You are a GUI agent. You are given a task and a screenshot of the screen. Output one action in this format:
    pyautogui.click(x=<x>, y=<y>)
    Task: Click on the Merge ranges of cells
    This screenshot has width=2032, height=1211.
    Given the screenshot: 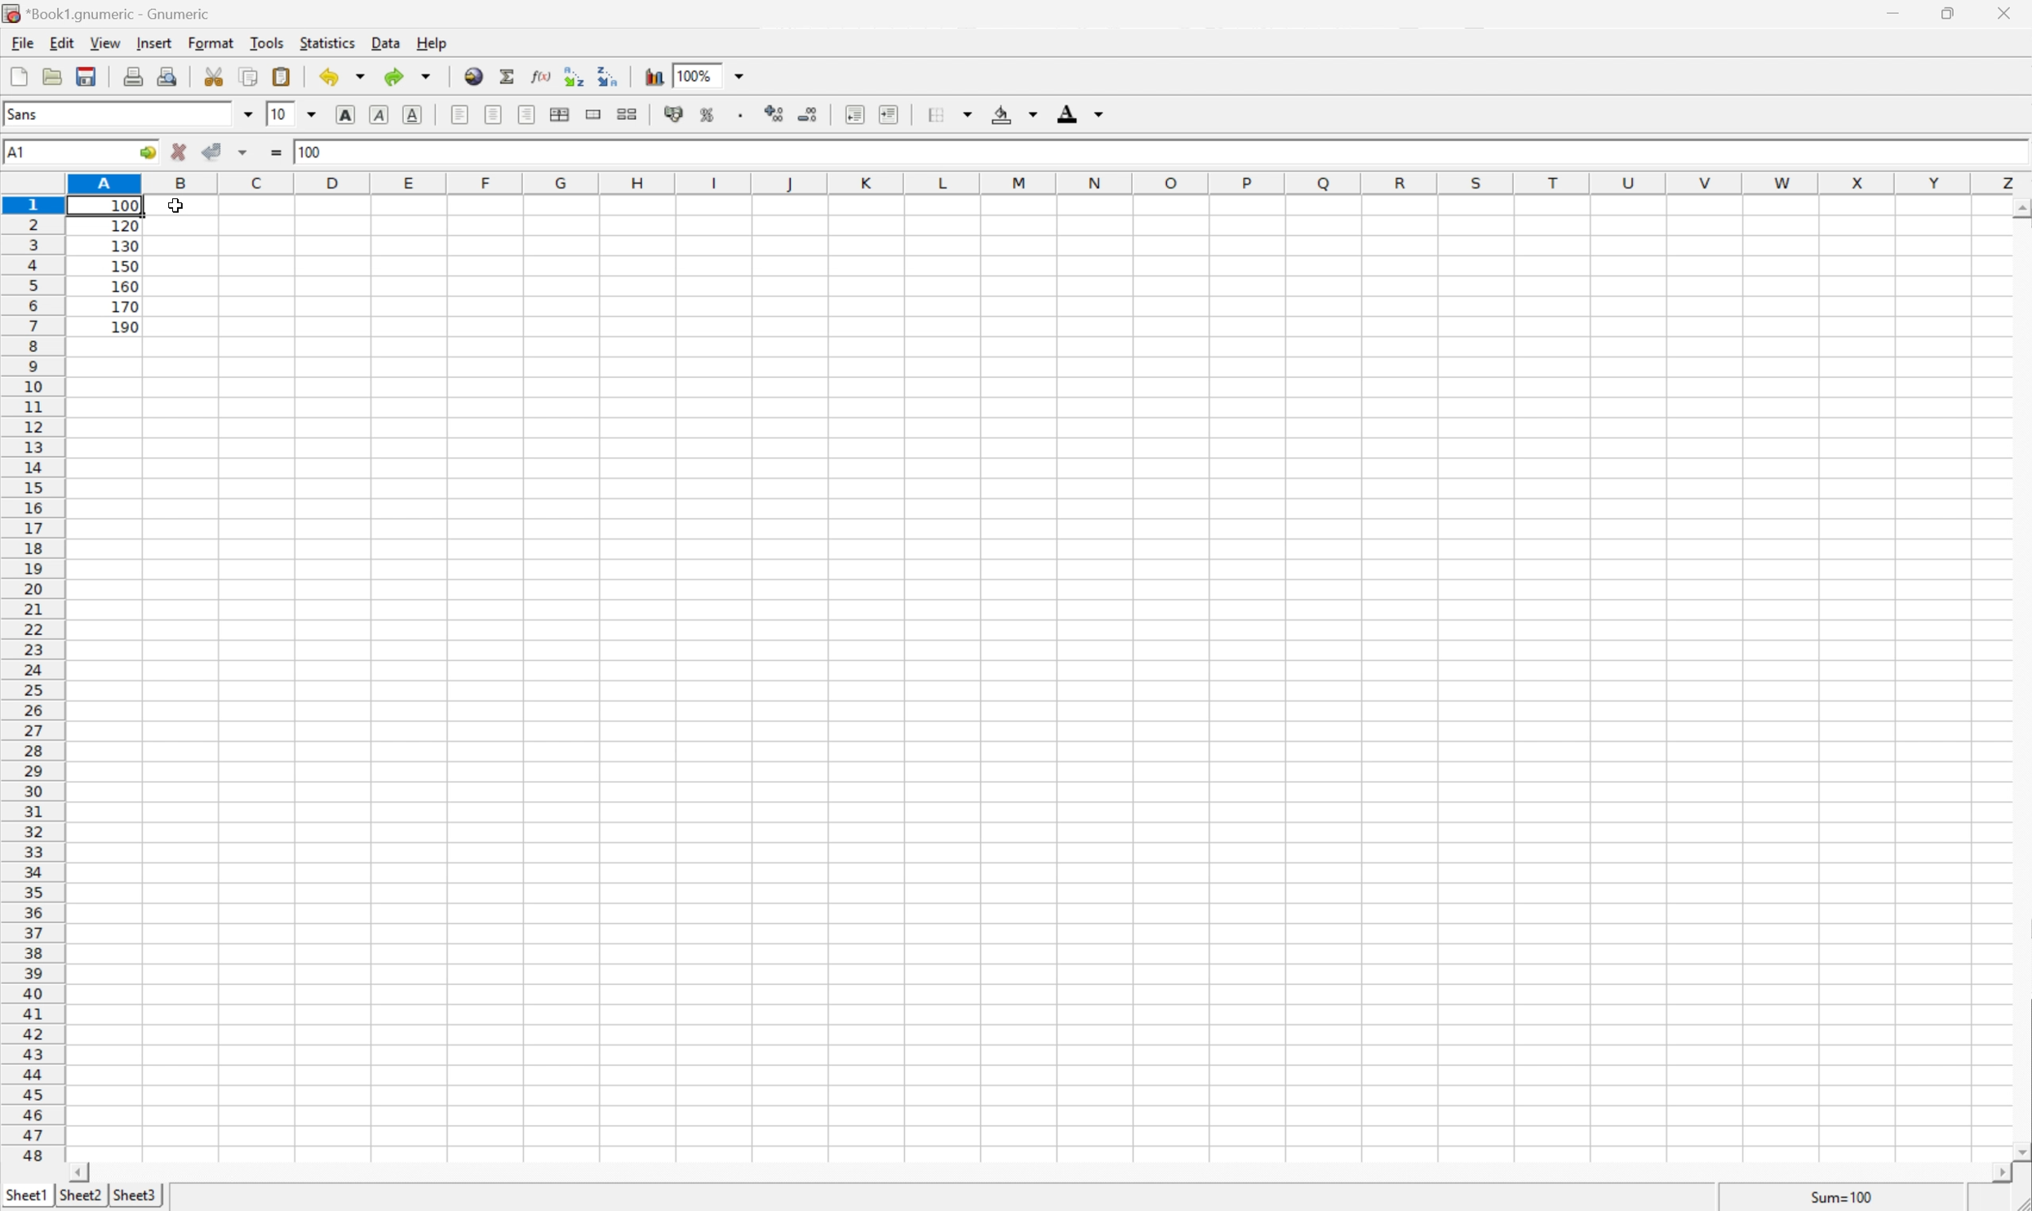 What is the action you would take?
    pyautogui.click(x=595, y=114)
    